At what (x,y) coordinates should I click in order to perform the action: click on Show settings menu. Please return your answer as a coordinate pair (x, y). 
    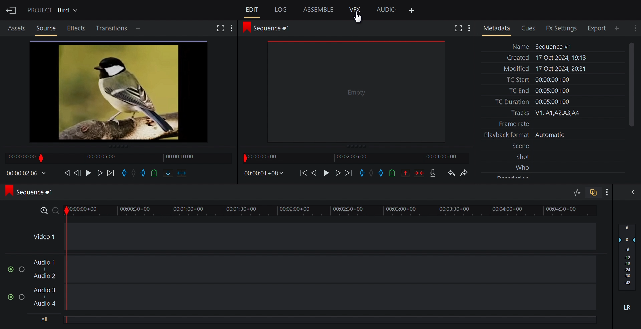
    Looking at the image, I should click on (468, 29).